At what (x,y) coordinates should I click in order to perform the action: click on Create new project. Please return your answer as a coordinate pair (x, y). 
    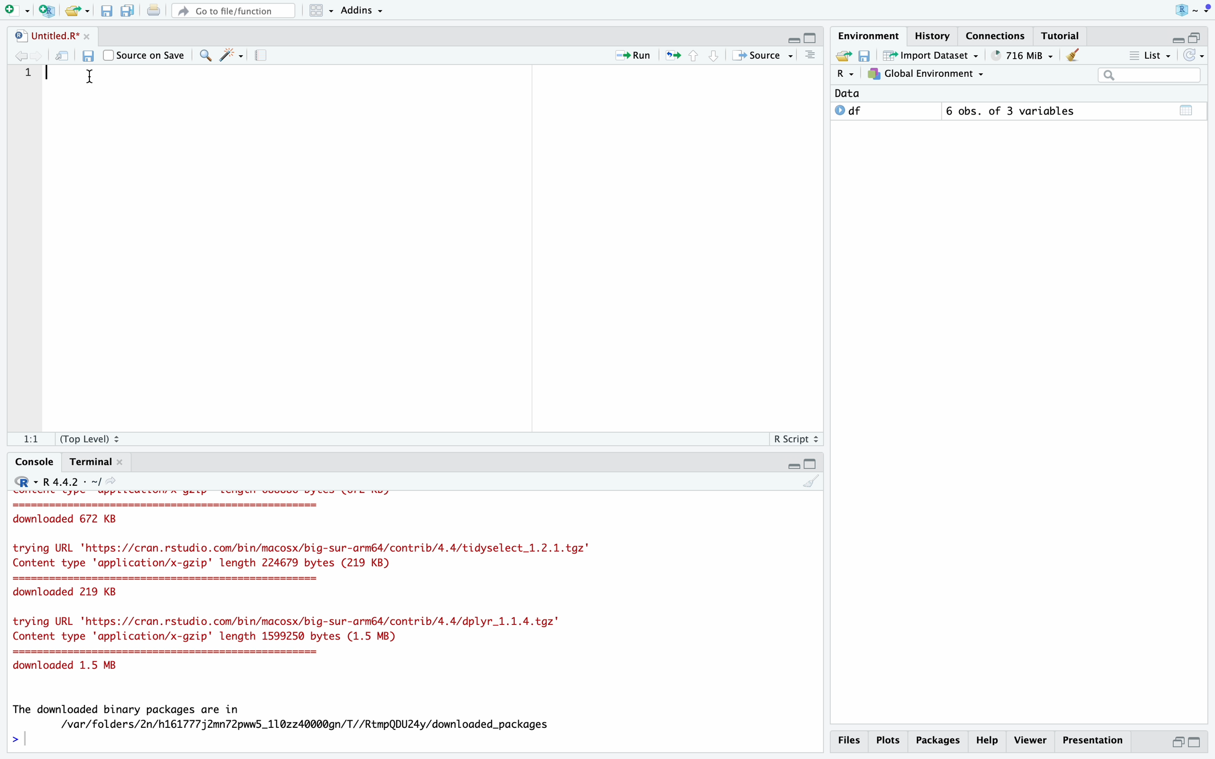
    Looking at the image, I should click on (49, 11).